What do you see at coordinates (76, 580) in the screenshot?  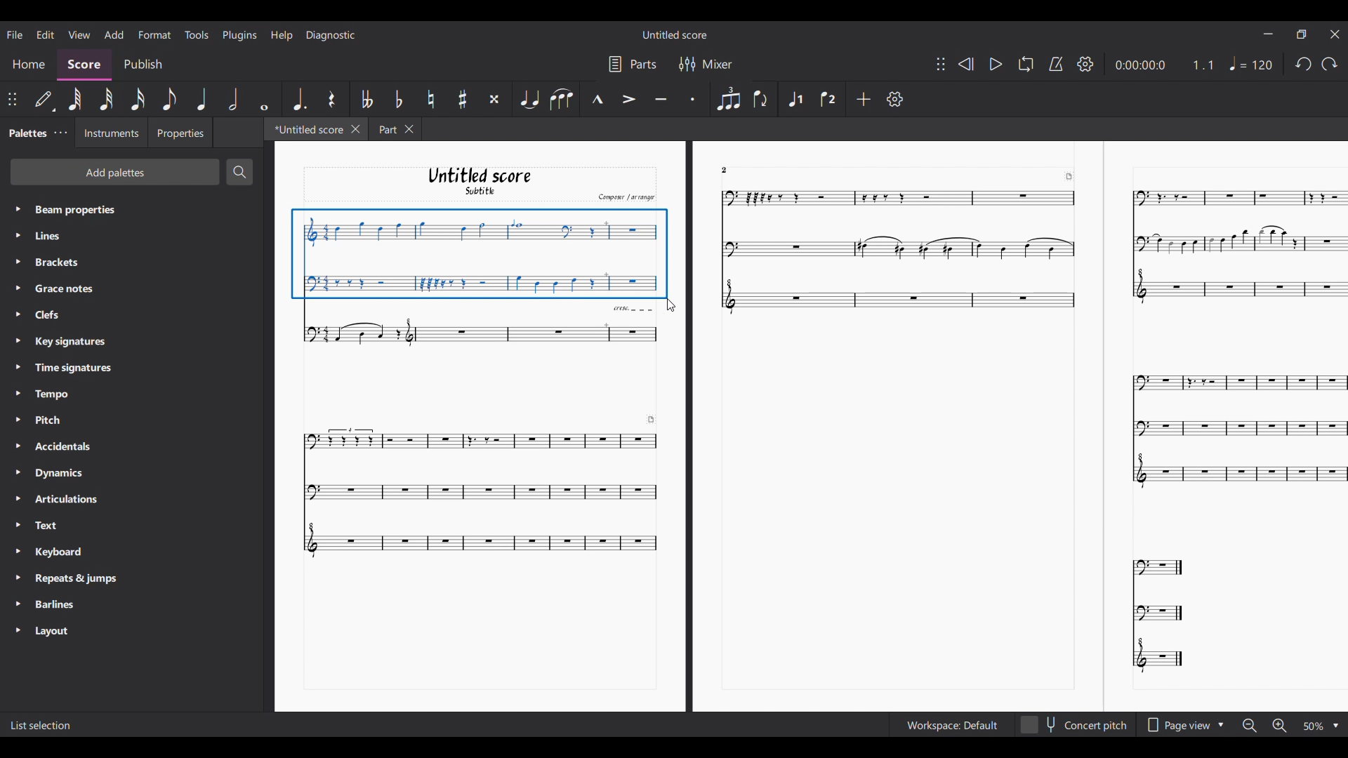 I see `Repeats & Jumps` at bounding box center [76, 580].